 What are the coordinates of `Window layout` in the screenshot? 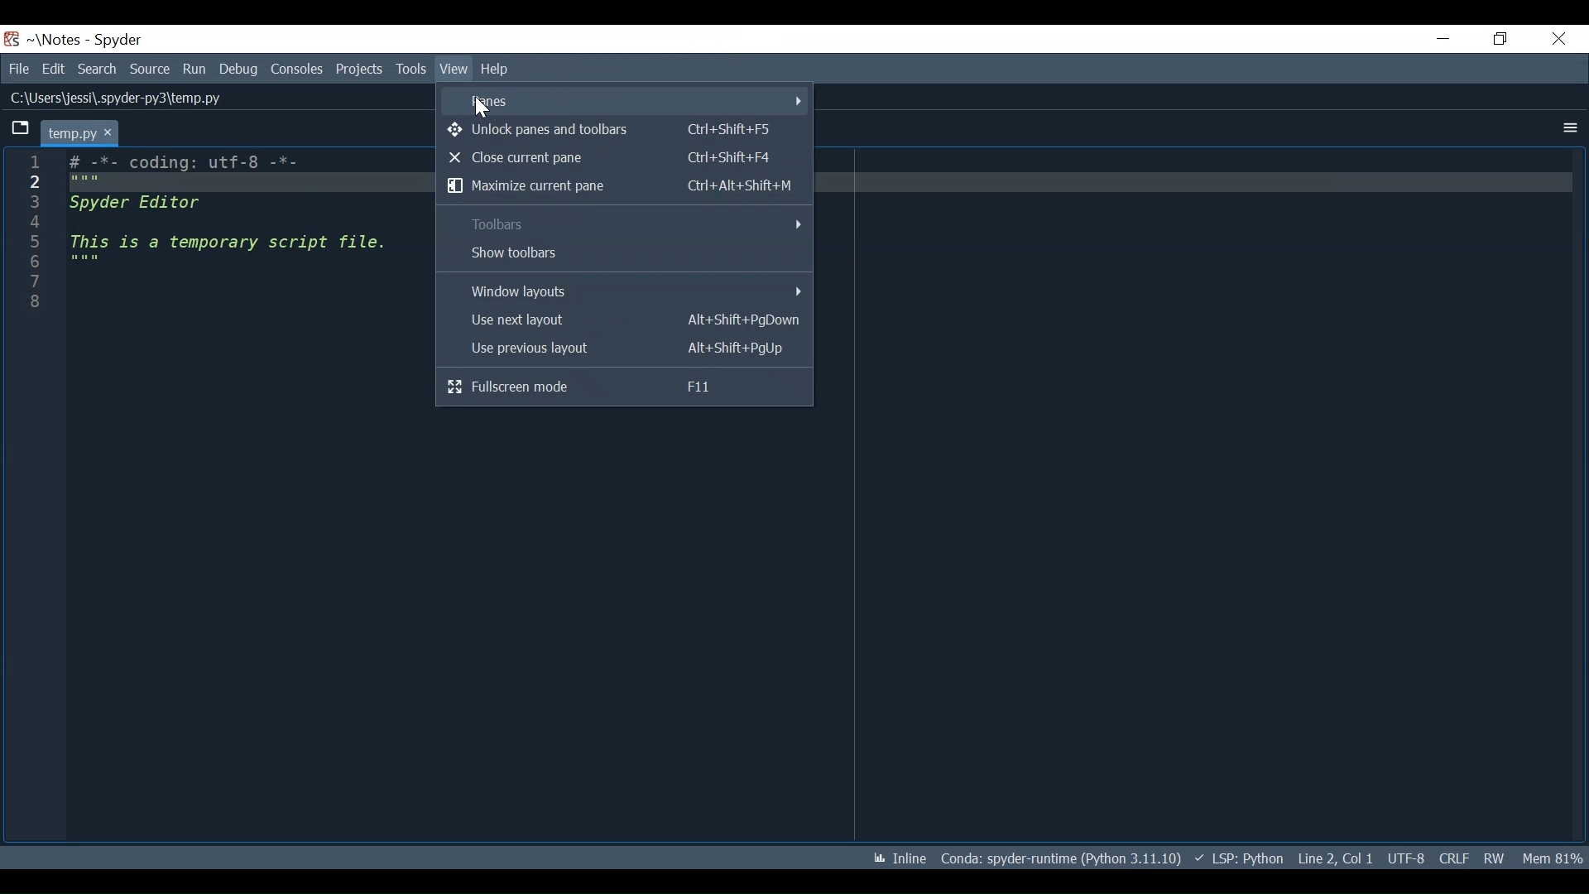 It's located at (626, 291).